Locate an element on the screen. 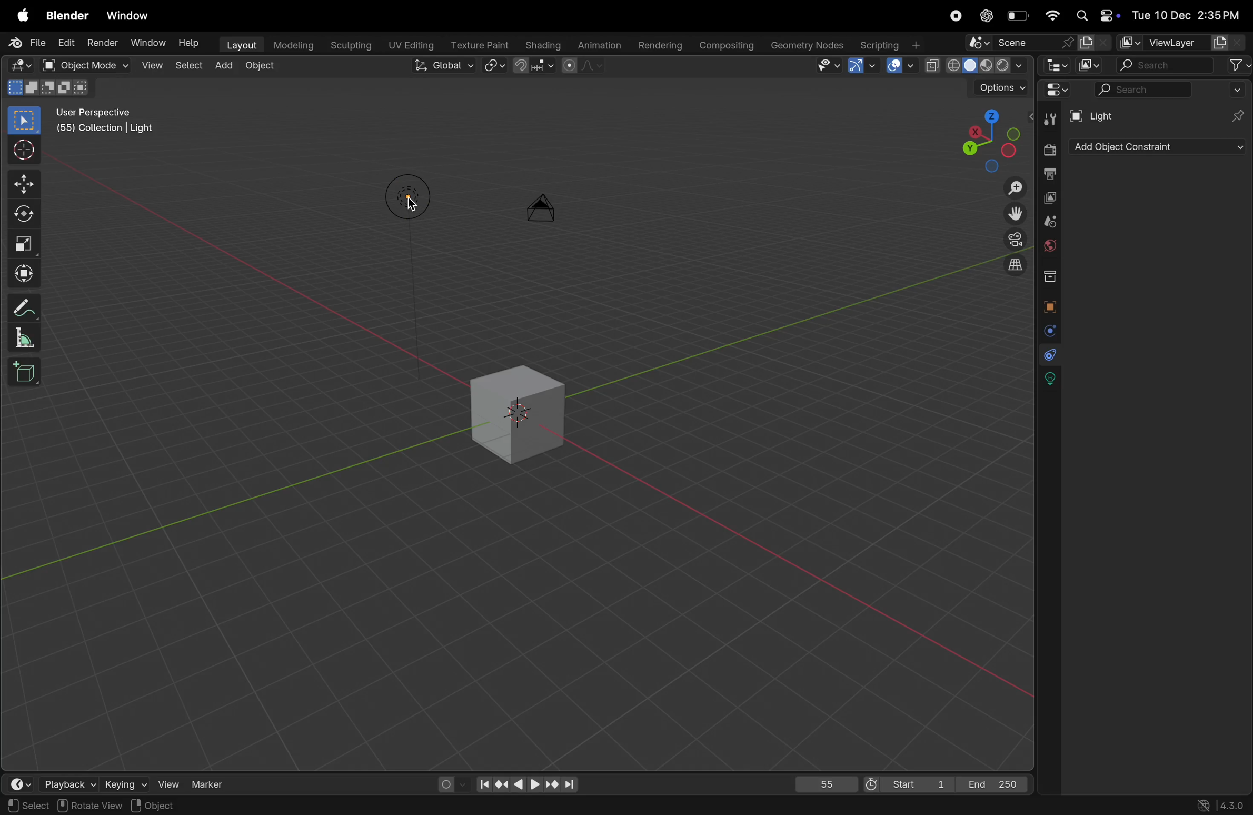 This screenshot has height=815, width=1253. viewpoint is located at coordinates (981, 138).